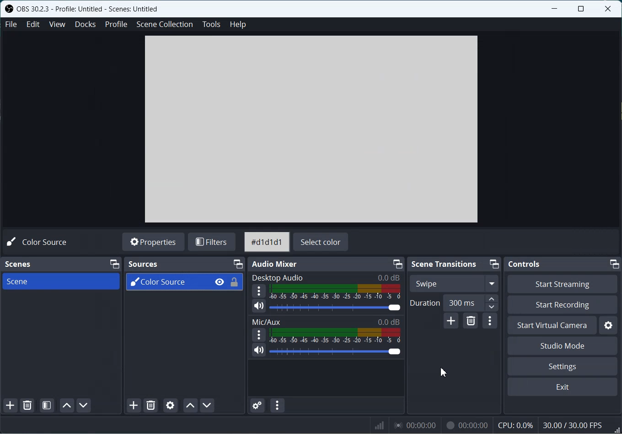  I want to click on More, so click(259, 335).